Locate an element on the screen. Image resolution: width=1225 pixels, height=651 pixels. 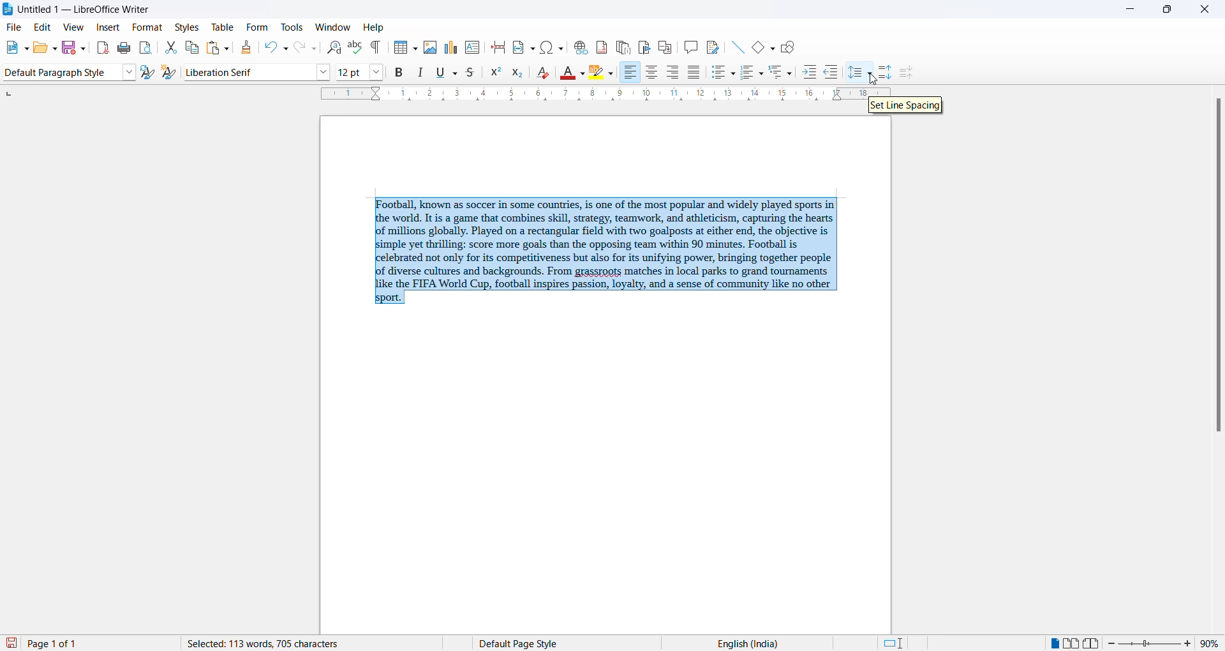
decrease paragraph spacing is located at coordinates (905, 73).